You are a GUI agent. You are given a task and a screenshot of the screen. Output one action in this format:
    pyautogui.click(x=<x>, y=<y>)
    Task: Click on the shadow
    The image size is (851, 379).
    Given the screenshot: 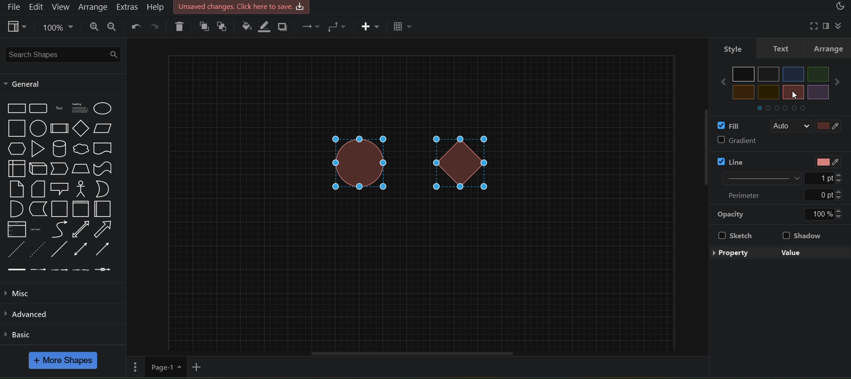 What is the action you would take?
    pyautogui.click(x=282, y=27)
    